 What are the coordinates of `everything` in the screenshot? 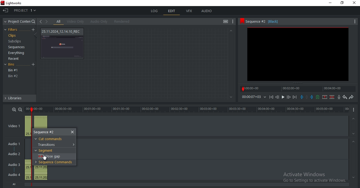 It's located at (17, 53).